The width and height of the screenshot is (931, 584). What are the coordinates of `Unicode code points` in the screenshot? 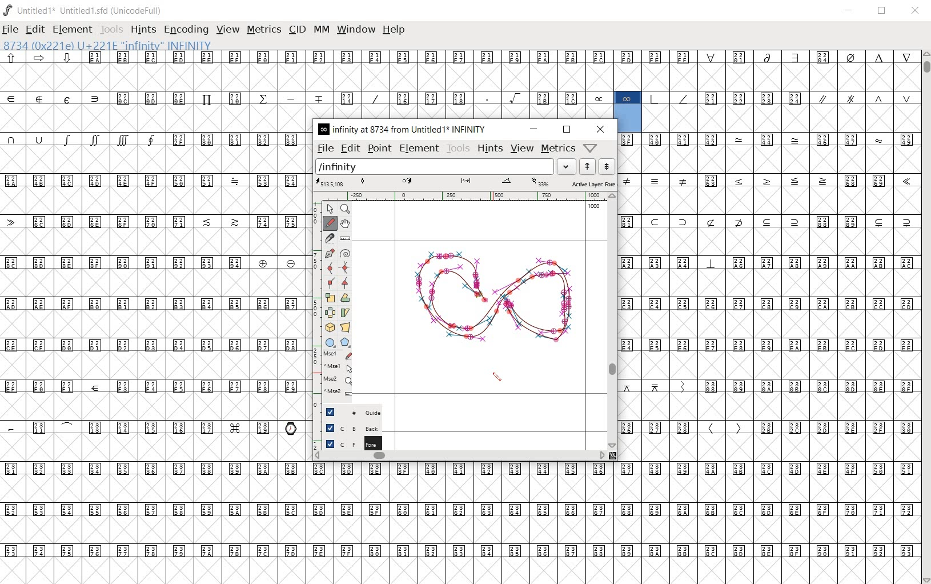 It's located at (846, 386).